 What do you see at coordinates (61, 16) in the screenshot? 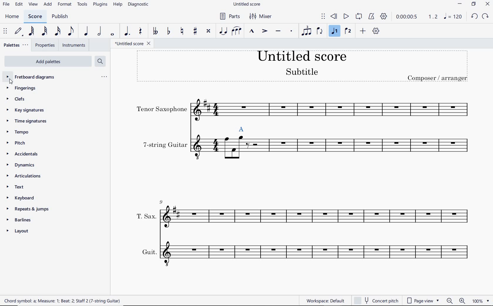
I see `PUBLISH` at bounding box center [61, 16].